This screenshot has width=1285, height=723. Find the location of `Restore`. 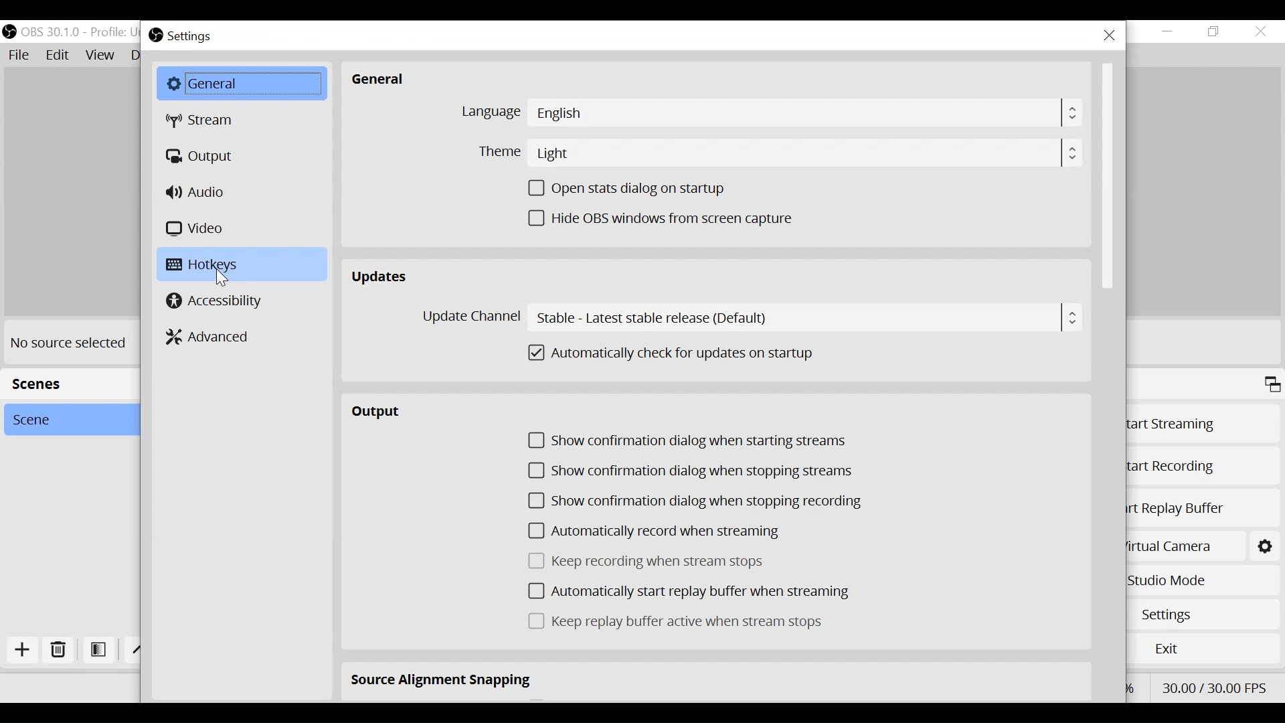

Restore is located at coordinates (1215, 32).